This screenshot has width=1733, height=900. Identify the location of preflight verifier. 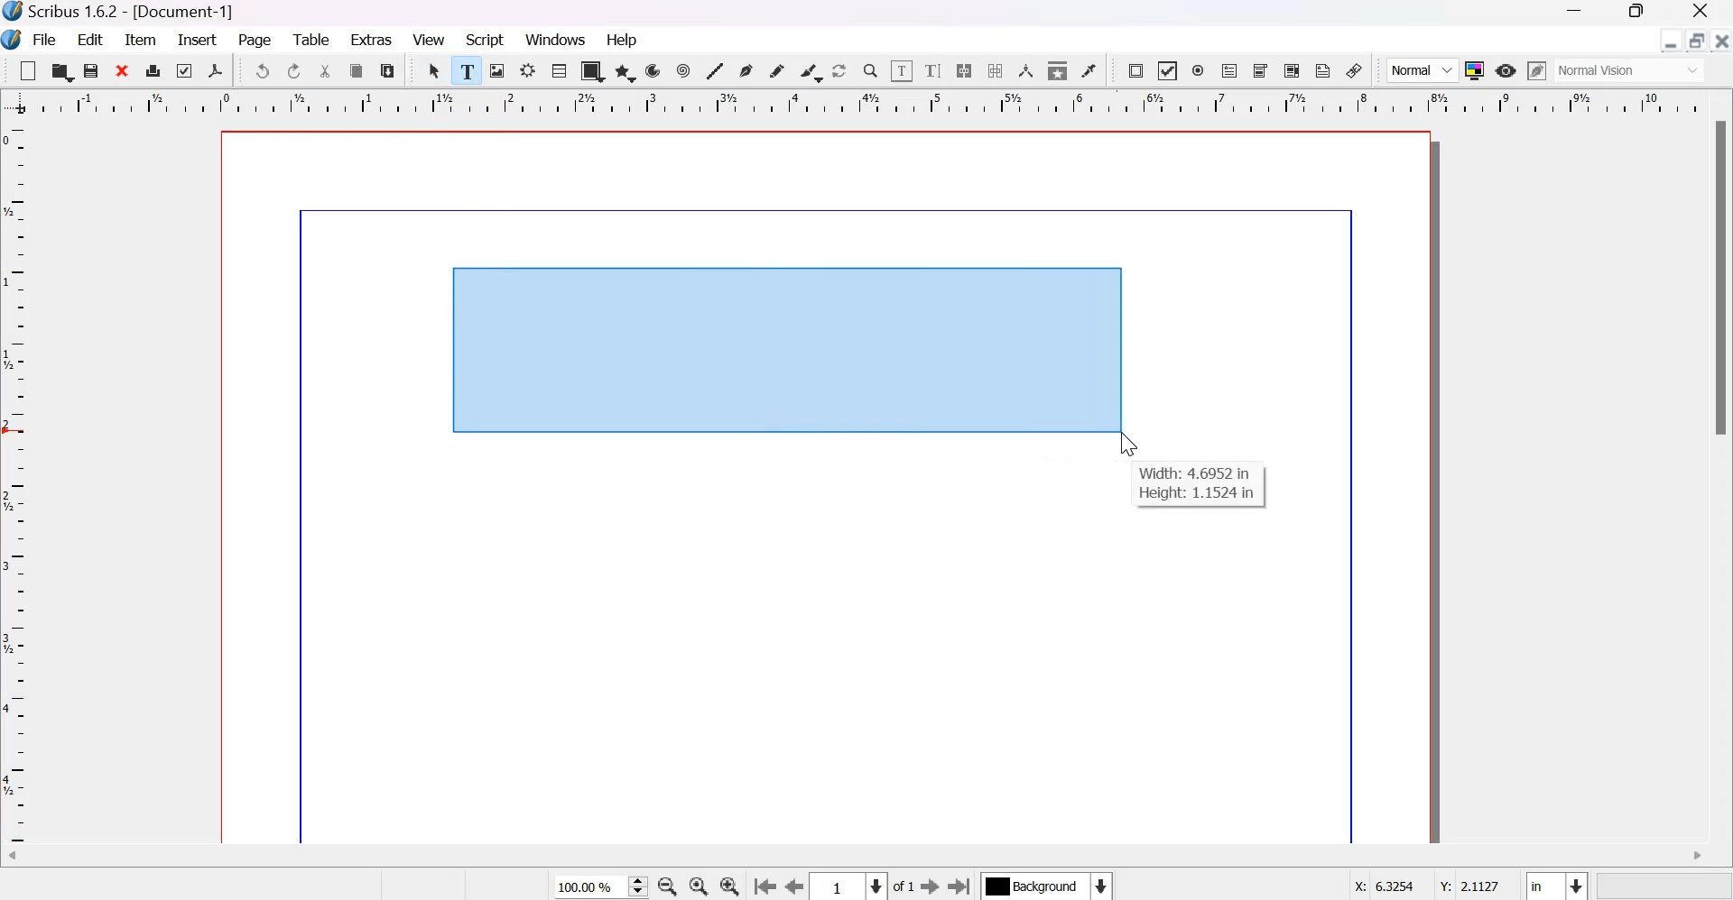
(181, 69).